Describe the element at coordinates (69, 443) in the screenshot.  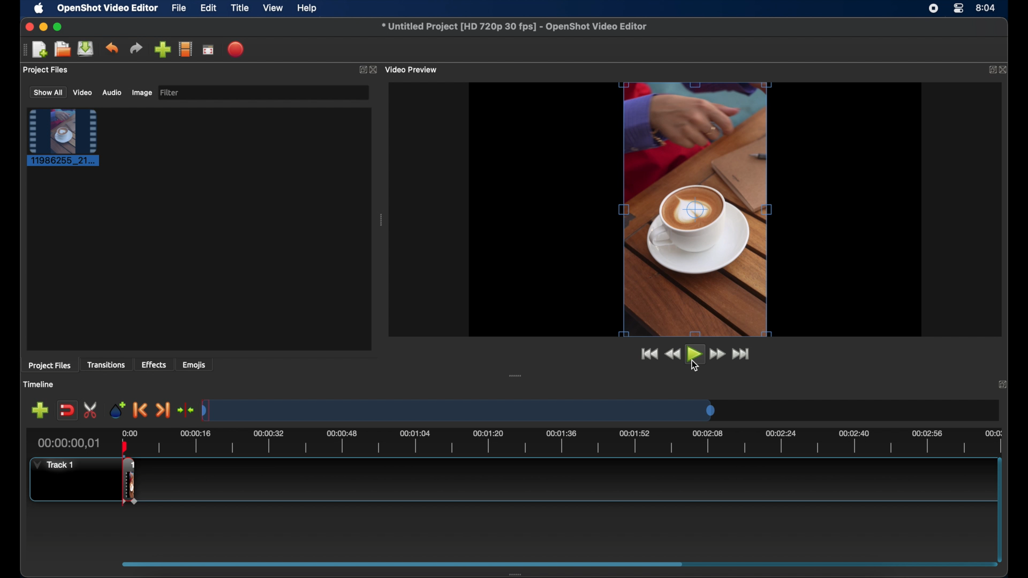
I see `current time indicator` at that location.